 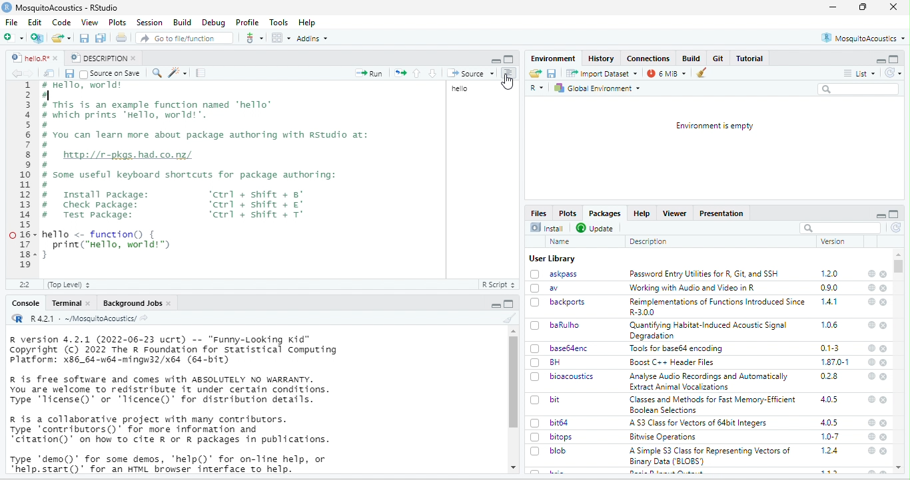 I want to click on bit64, so click(x=551, y=422).